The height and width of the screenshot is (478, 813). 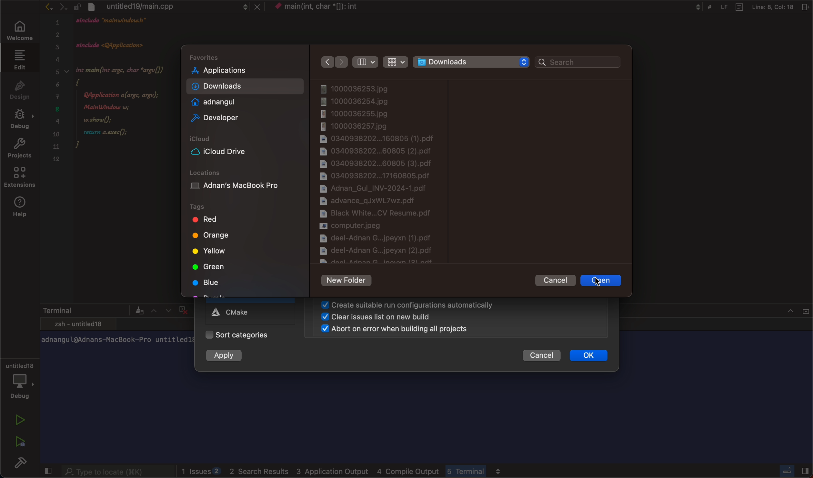 I want to click on folder selector, so click(x=471, y=62).